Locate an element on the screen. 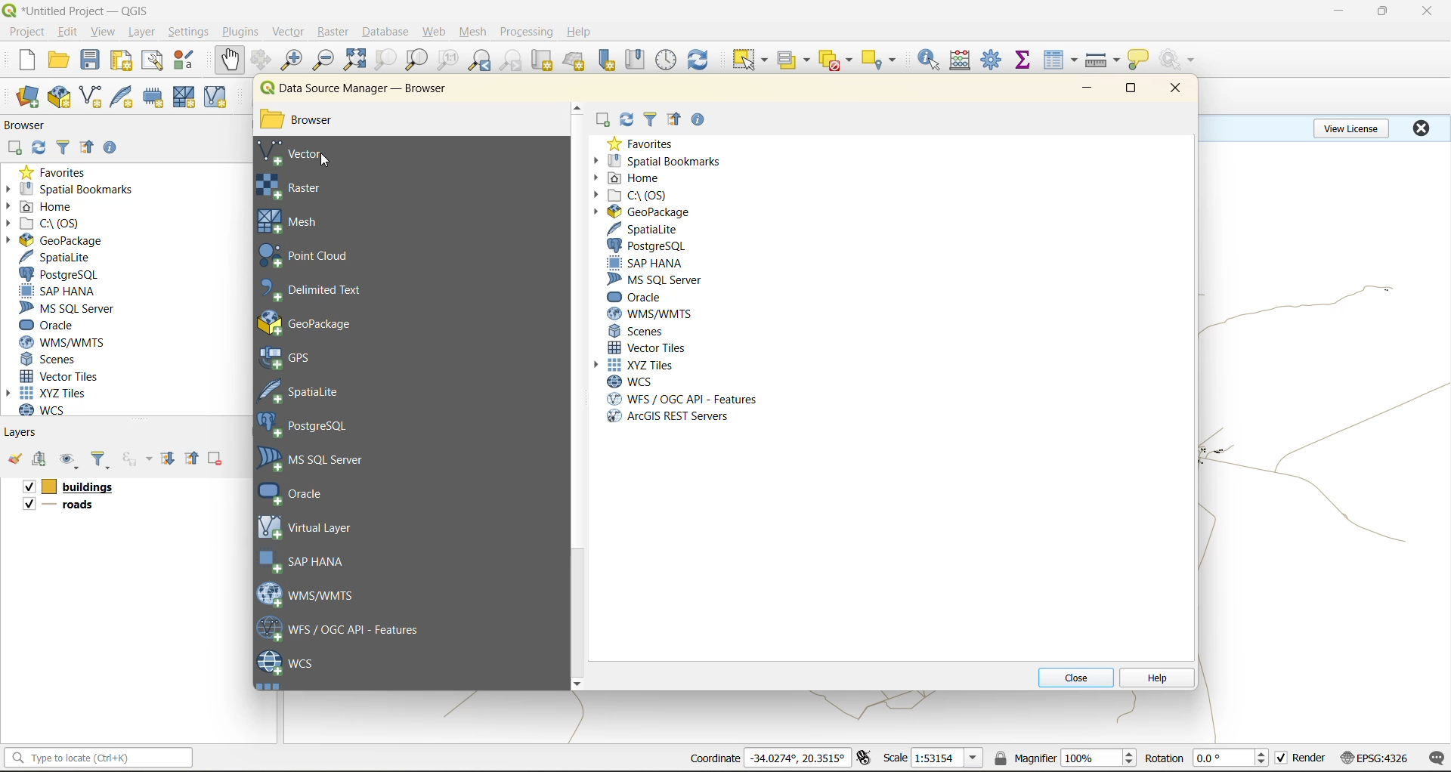 This screenshot has width=1451, height=772. enable/disable properties widget is located at coordinates (698, 121).